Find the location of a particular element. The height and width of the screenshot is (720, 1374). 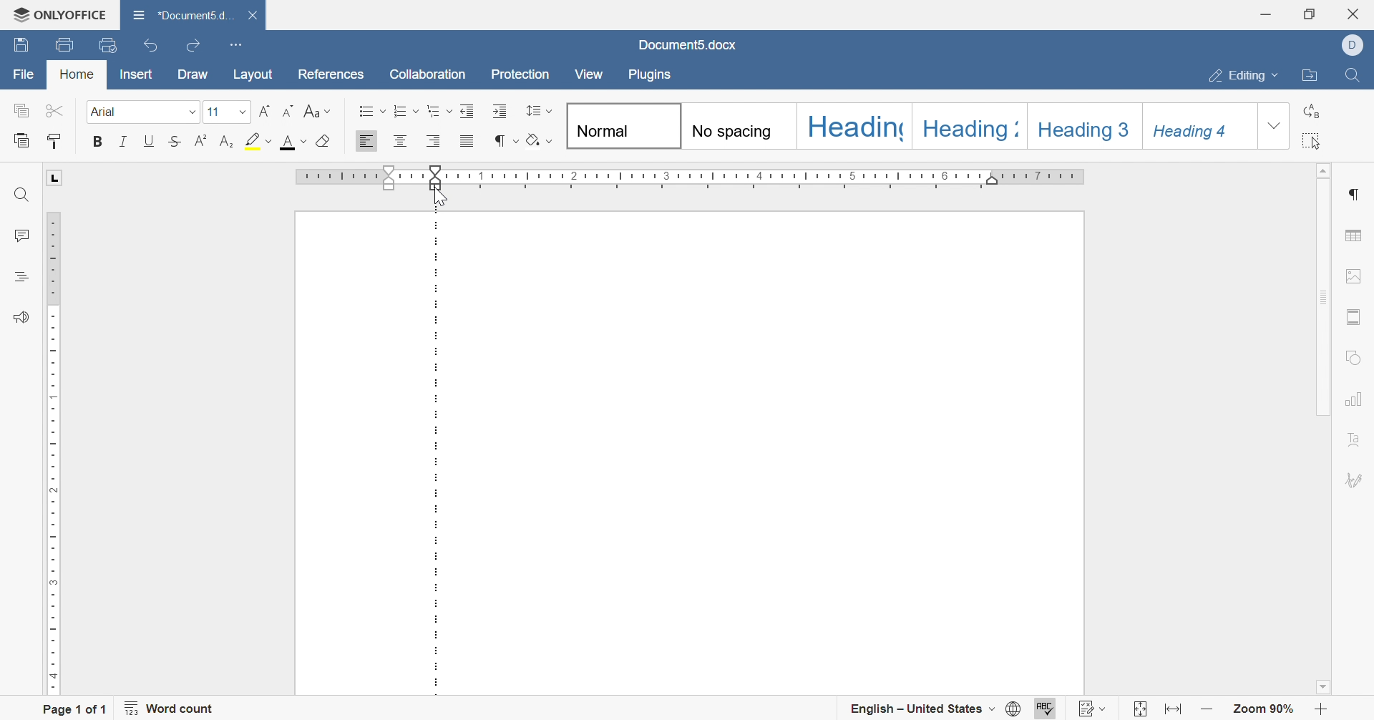

zoom 90% is located at coordinates (1265, 710).